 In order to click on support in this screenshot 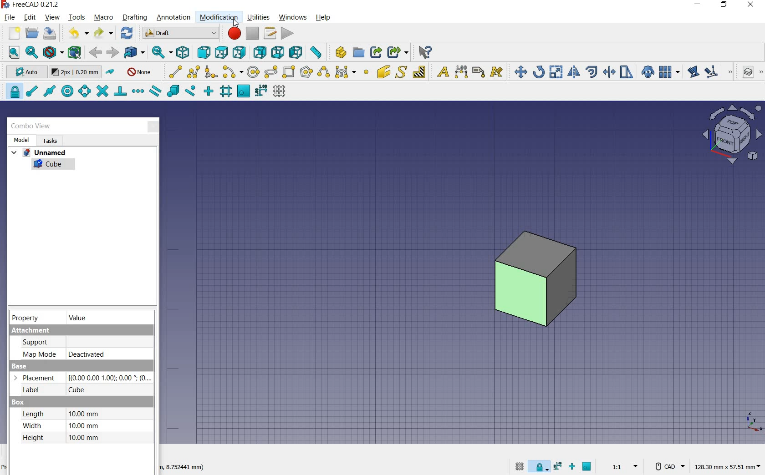, I will do `click(41, 342)`.